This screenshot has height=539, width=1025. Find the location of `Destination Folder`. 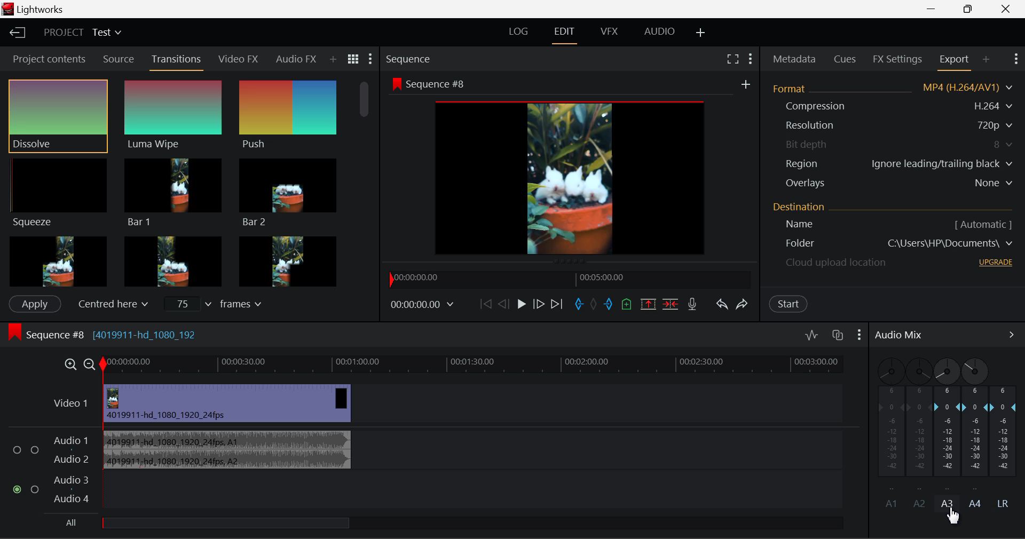

Destination Folder is located at coordinates (894, 244).